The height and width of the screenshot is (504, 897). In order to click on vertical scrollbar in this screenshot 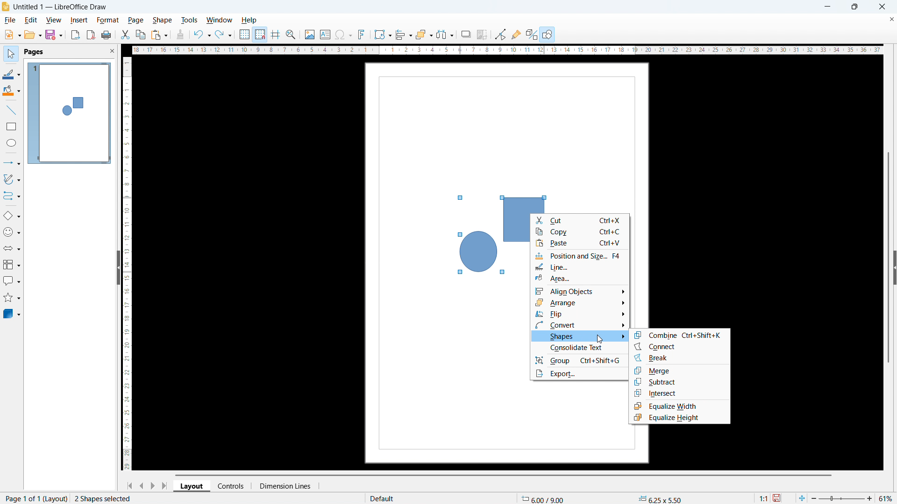, I will do `click(889, 256)`.